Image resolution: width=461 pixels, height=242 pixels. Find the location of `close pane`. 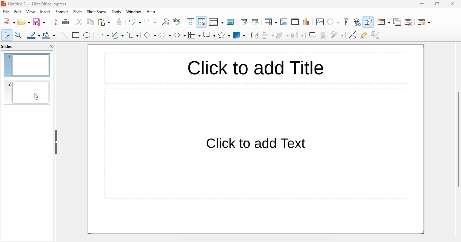

close pane is located at coordinates (52, 46).